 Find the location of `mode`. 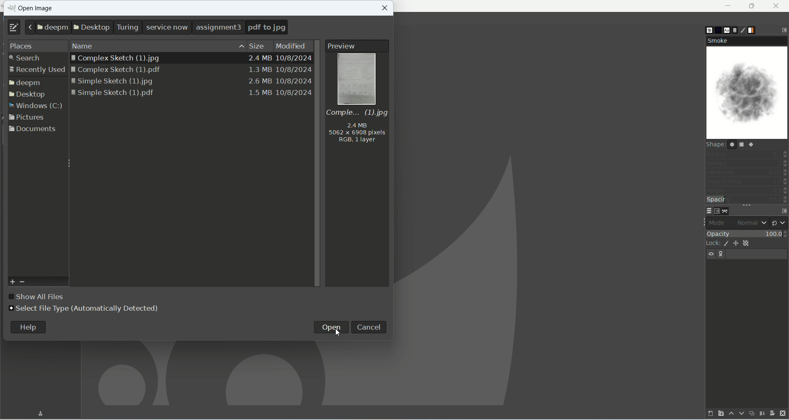

mode is located at coordinates (719, 223).